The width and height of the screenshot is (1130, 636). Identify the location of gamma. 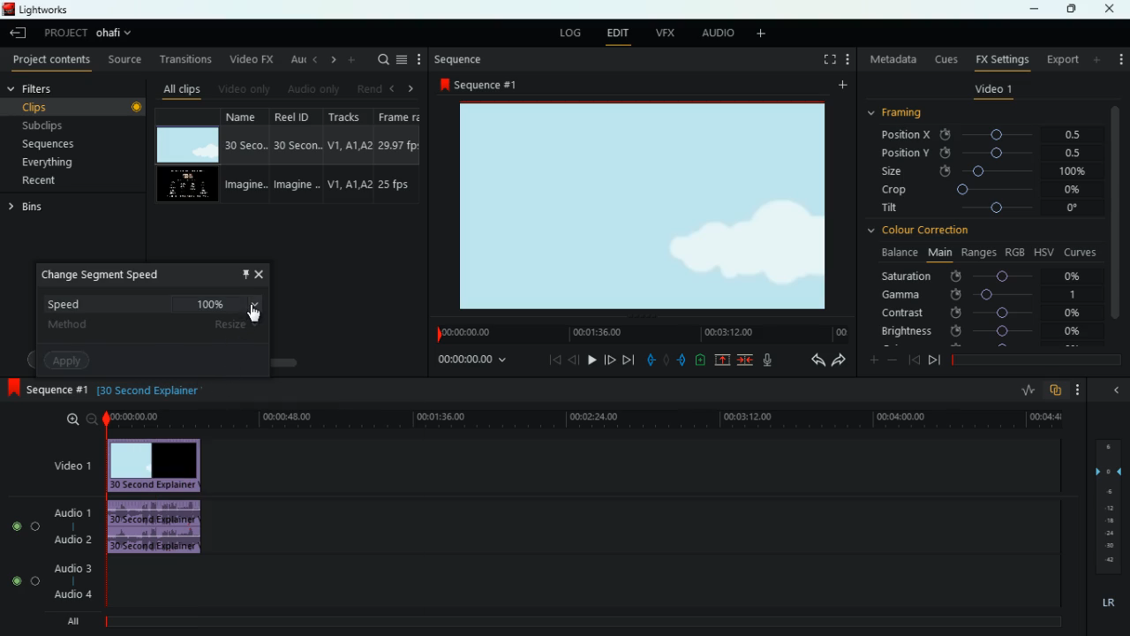
(987, 293).